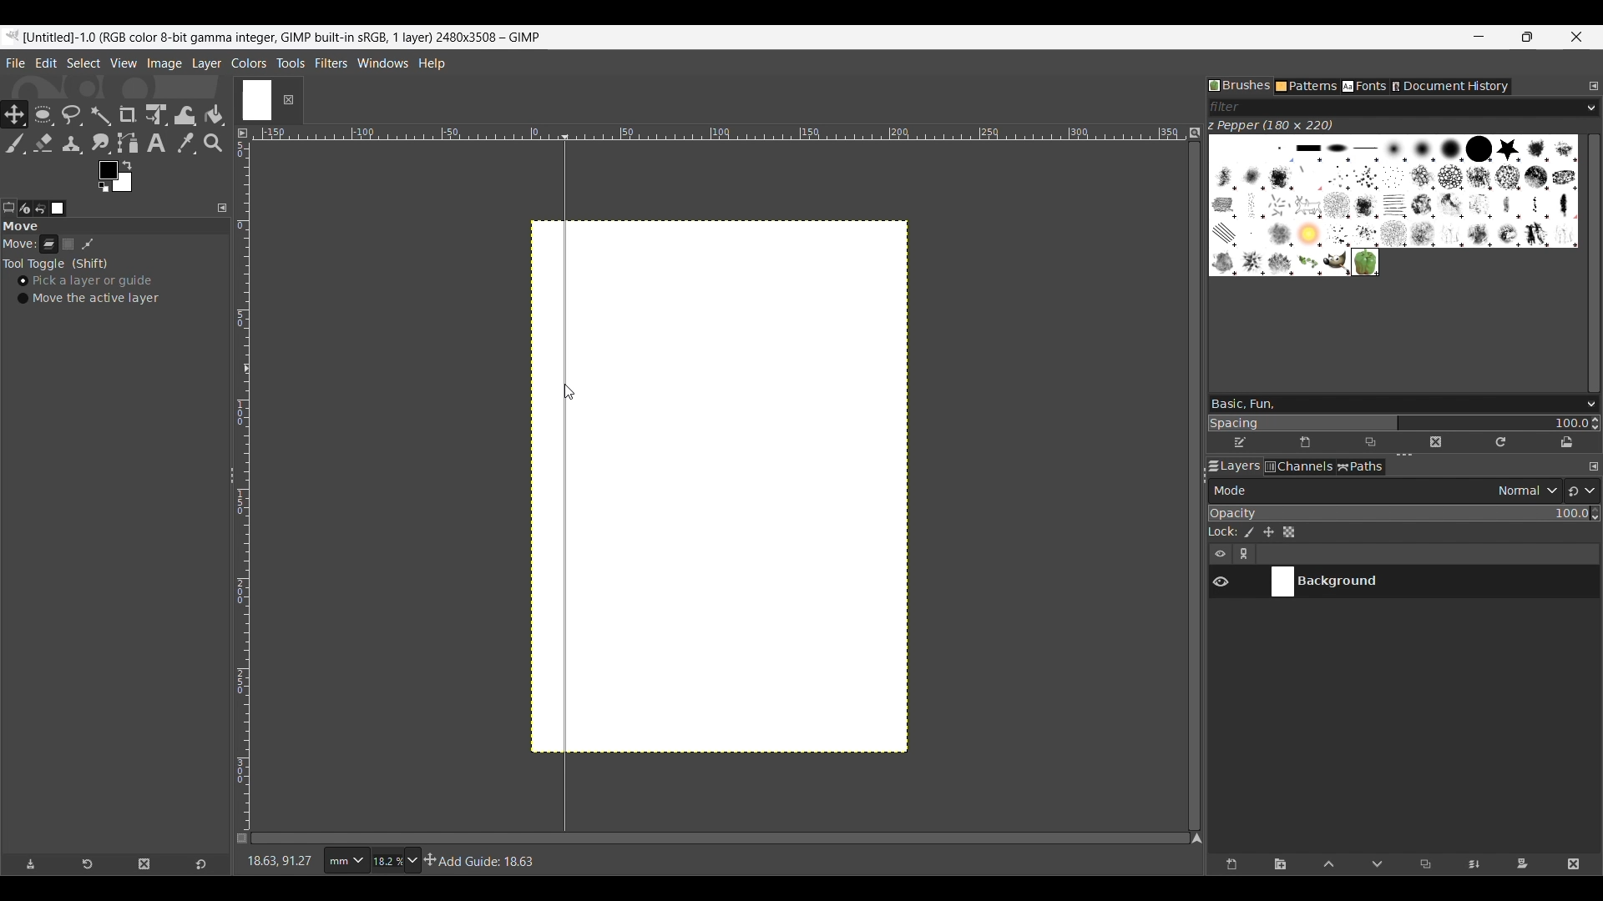 The height and width of the screenshot is (901, 1603). I want to click on Brushes tab, current selection highlighted, so click(1240, 85).